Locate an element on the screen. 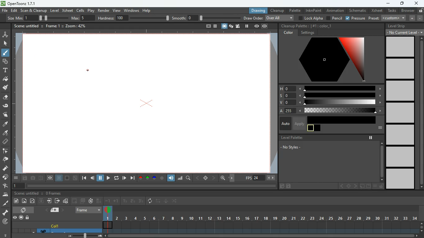  n is located at coordinates (91, 201).